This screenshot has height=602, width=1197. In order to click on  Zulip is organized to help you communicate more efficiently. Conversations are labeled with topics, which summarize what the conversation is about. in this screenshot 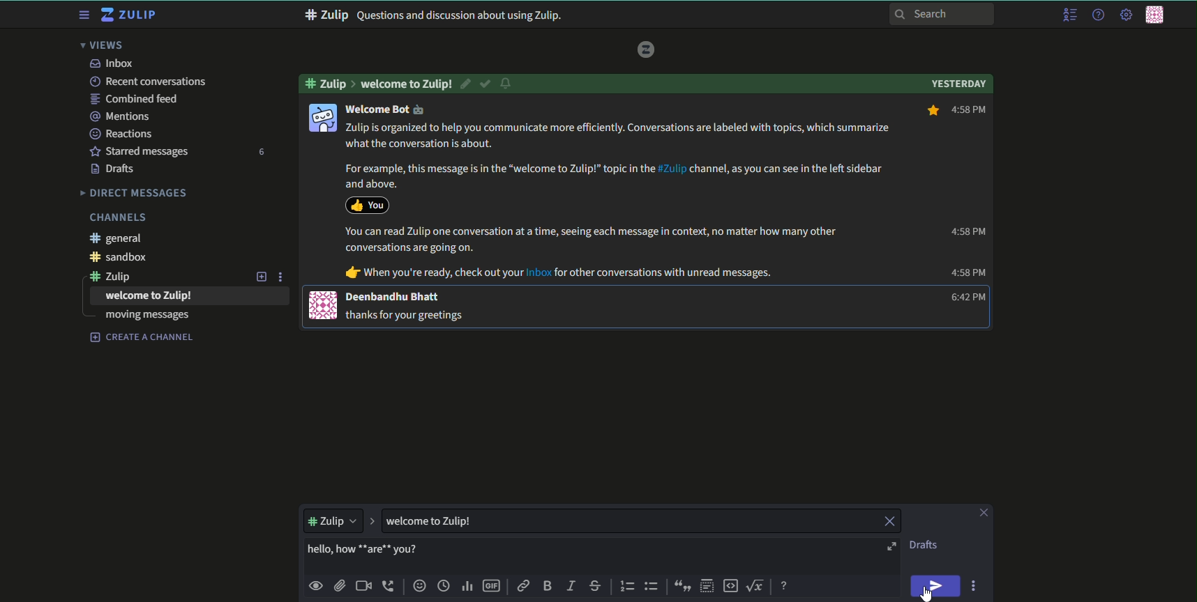, I will do `click(620, 137)`.